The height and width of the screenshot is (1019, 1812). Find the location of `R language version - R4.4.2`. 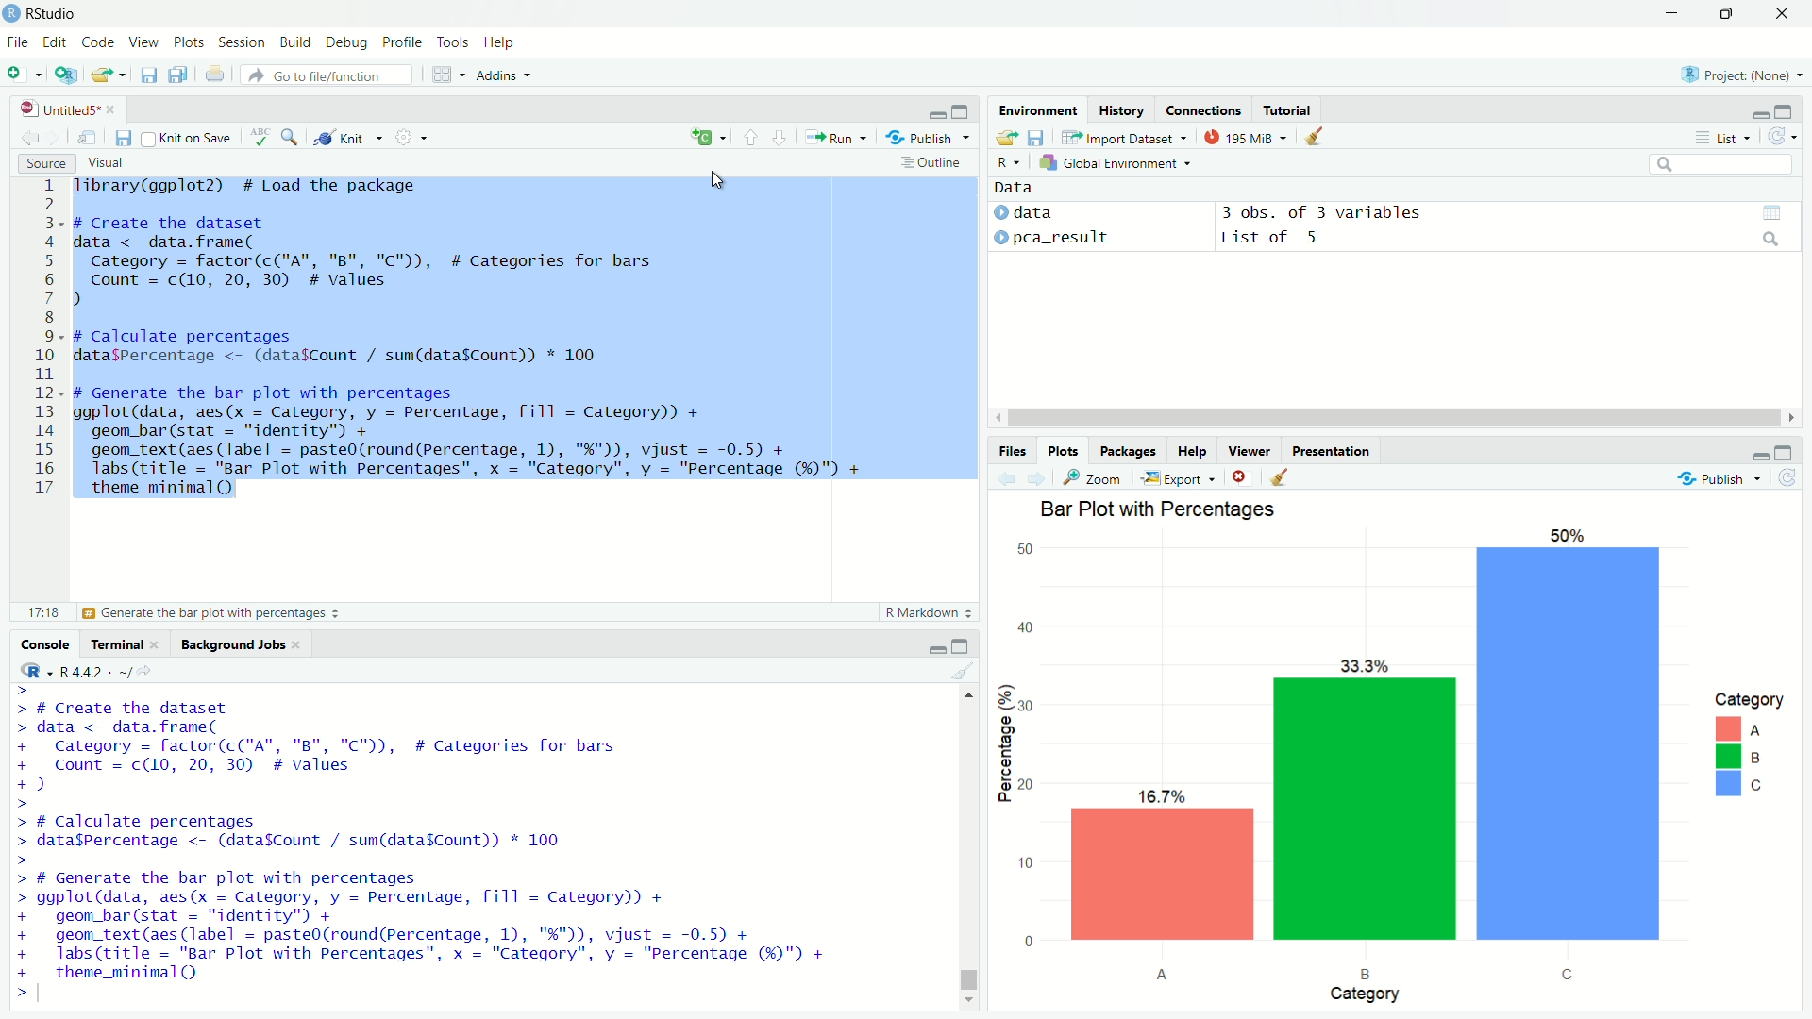

R language version - R4.4.2 is located at coordinates (113, 672).